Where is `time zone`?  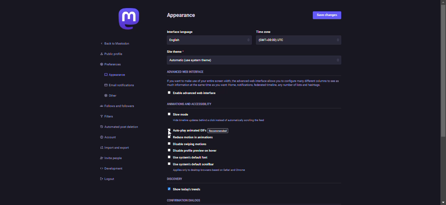 time zone is located at coordinates (276, 41).